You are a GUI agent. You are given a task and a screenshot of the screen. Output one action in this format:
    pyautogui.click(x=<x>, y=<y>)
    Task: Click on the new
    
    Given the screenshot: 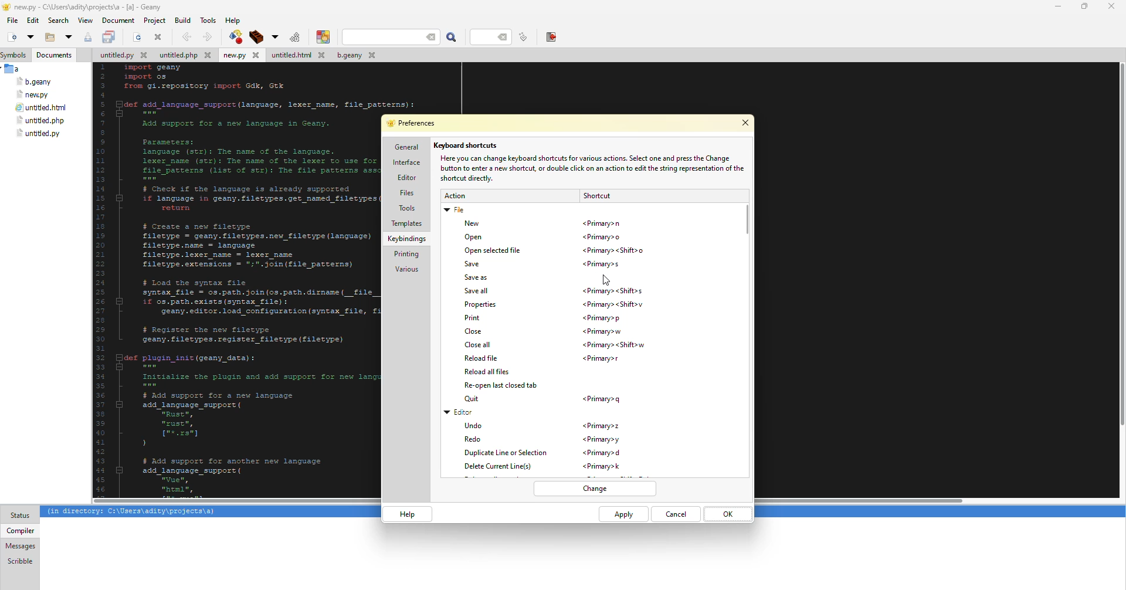 What is the action you would take?
    pyautogui.click(x=11, y=38)
    